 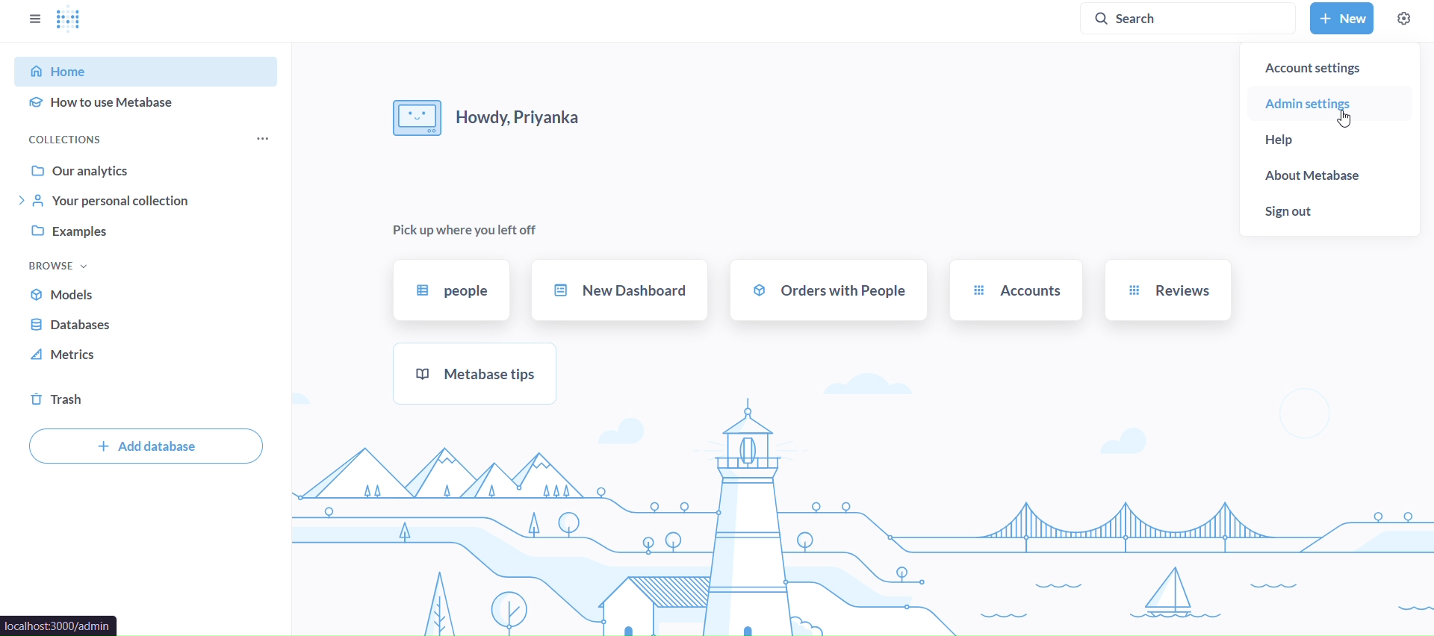 What do you see at coordinates (504, 114) in the screenshot?
I see `howdy, priyanka` at bounding box center [504, 114].